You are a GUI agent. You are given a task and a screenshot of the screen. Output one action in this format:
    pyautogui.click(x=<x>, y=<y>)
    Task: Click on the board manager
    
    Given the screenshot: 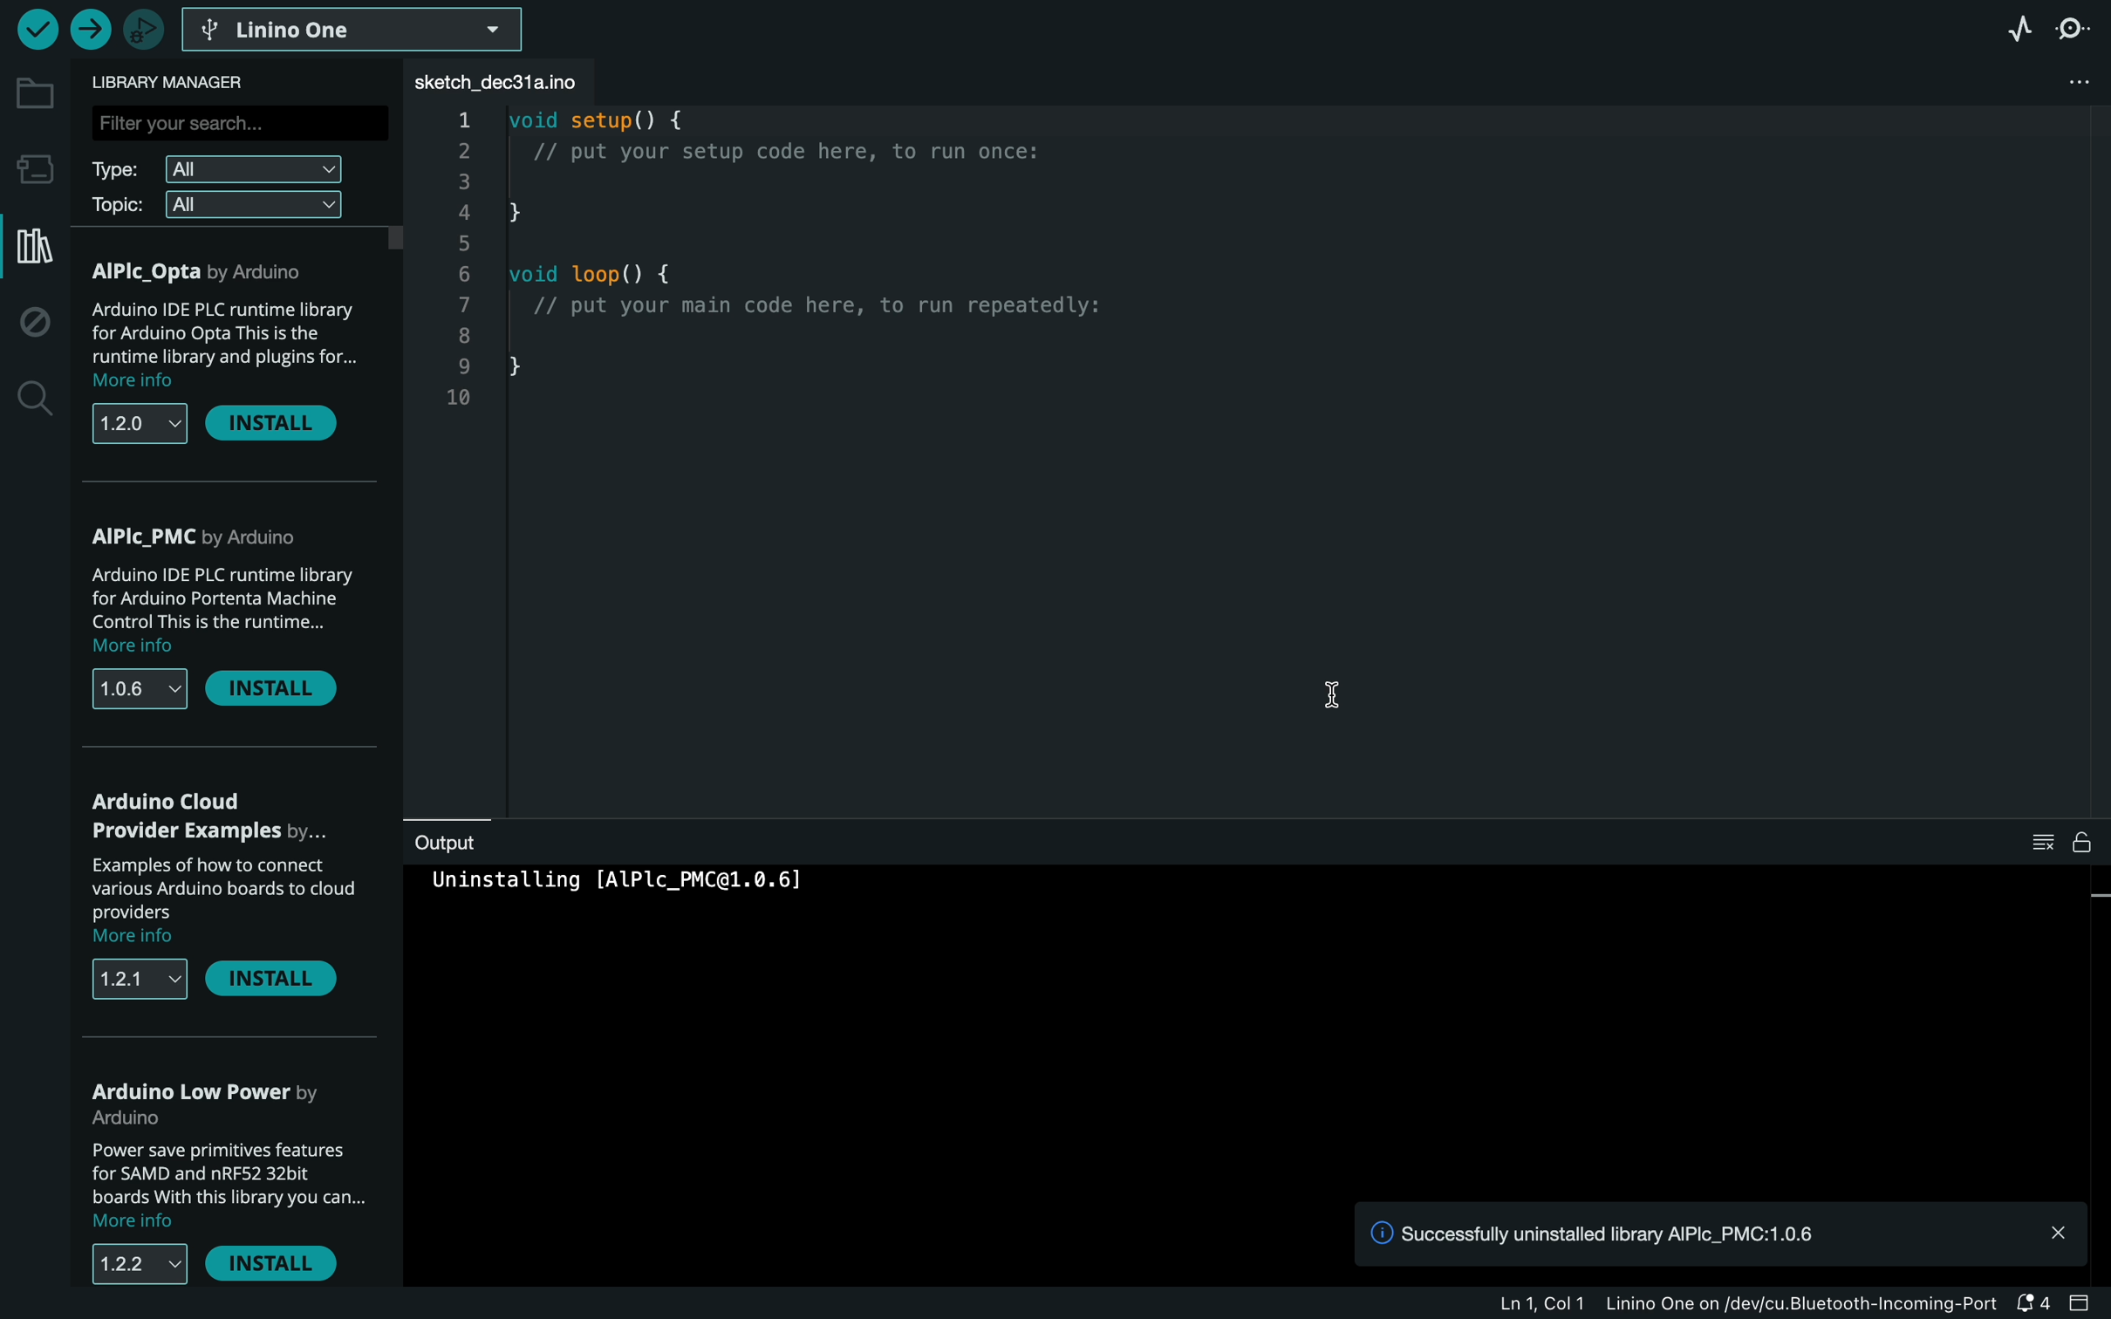 What is the action you would take?
    pyautogui.click(x=32, y=167)
    